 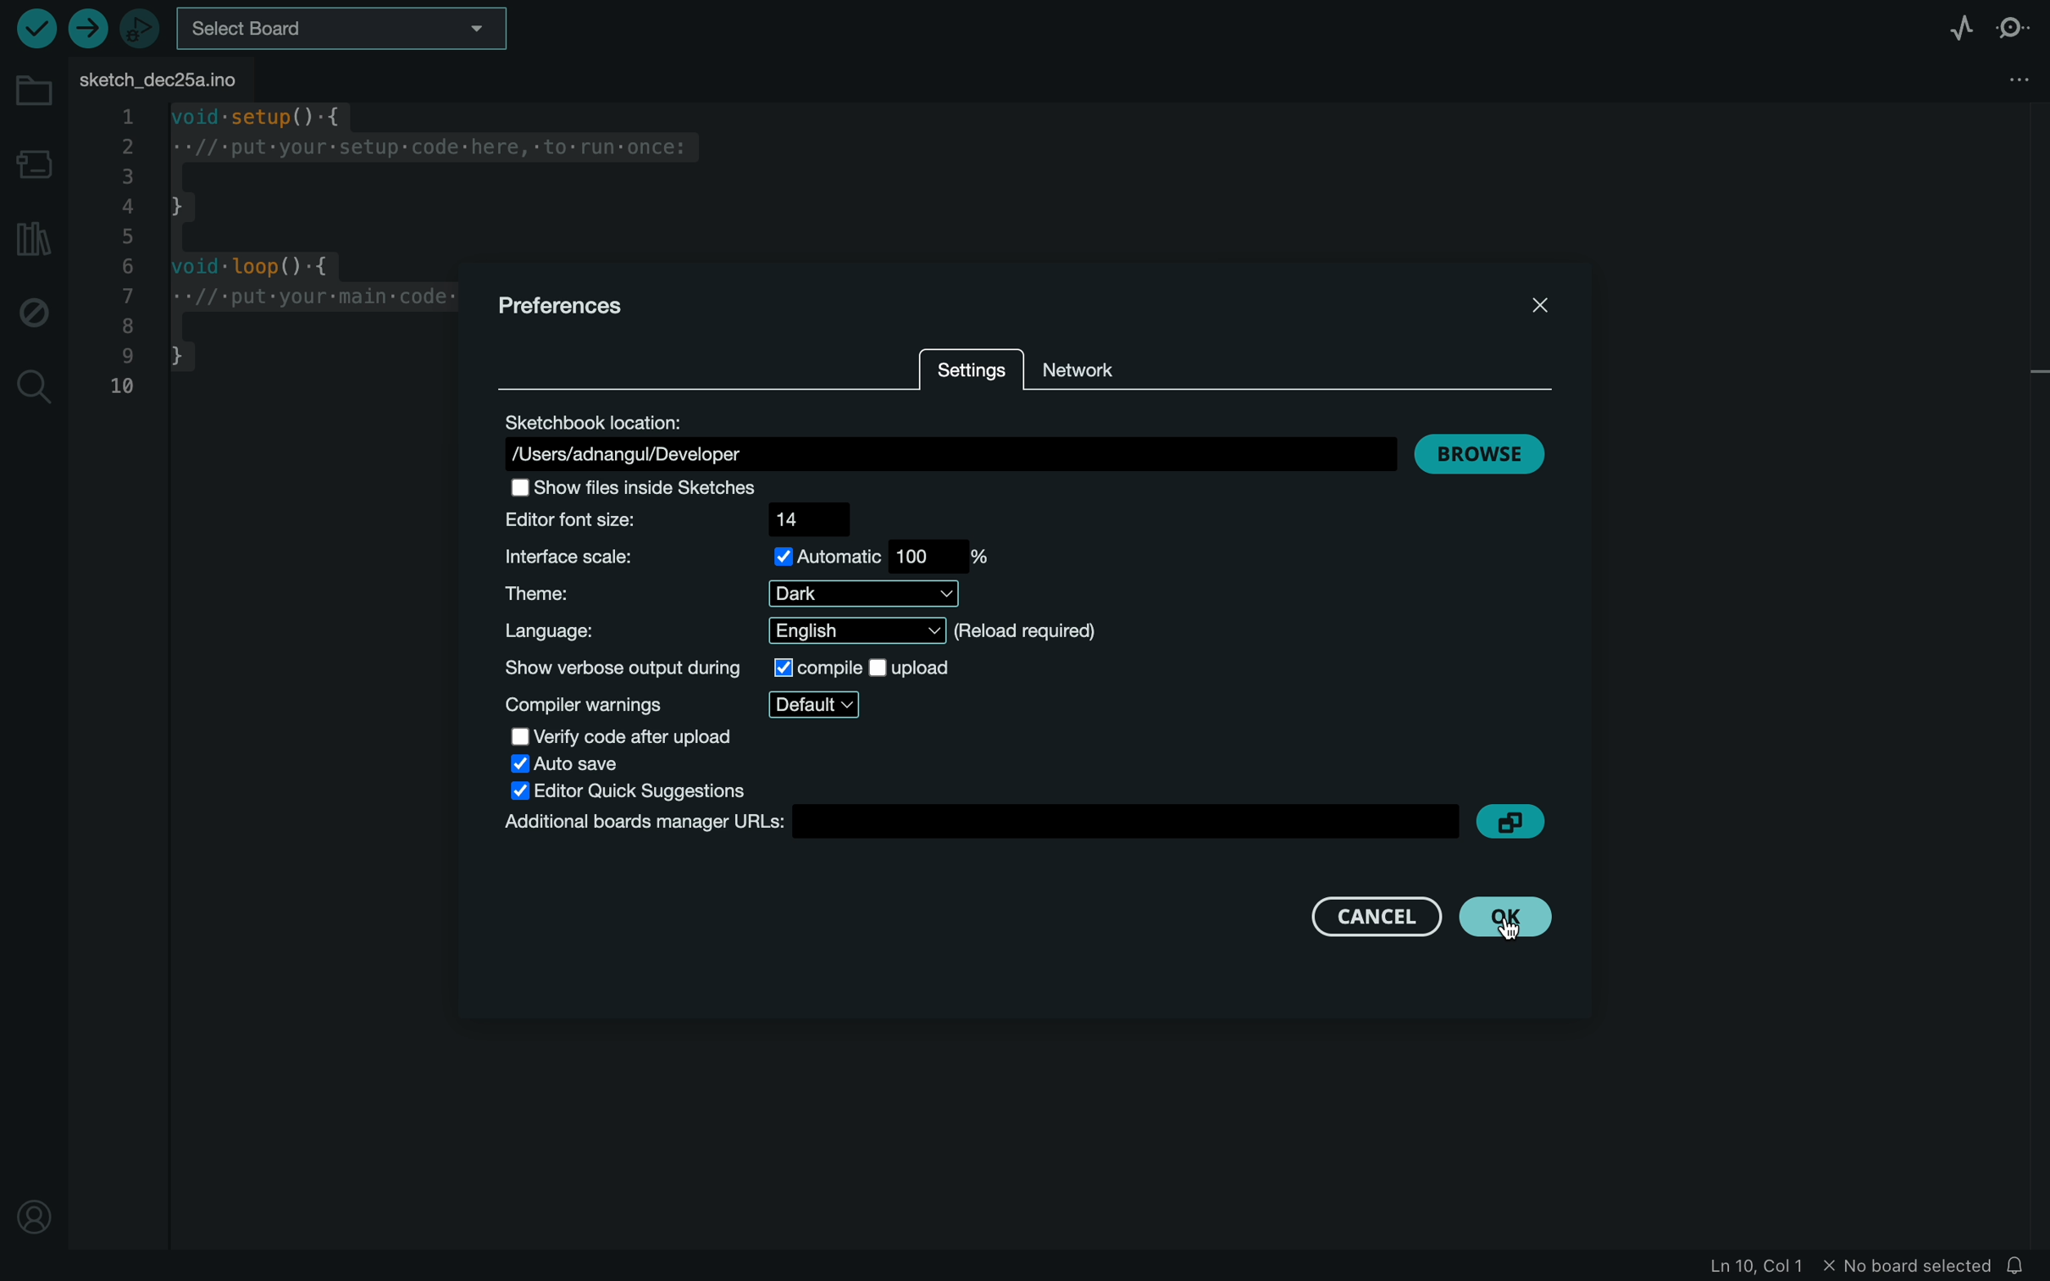 I want to click on close, so click(x=1546, y=299).